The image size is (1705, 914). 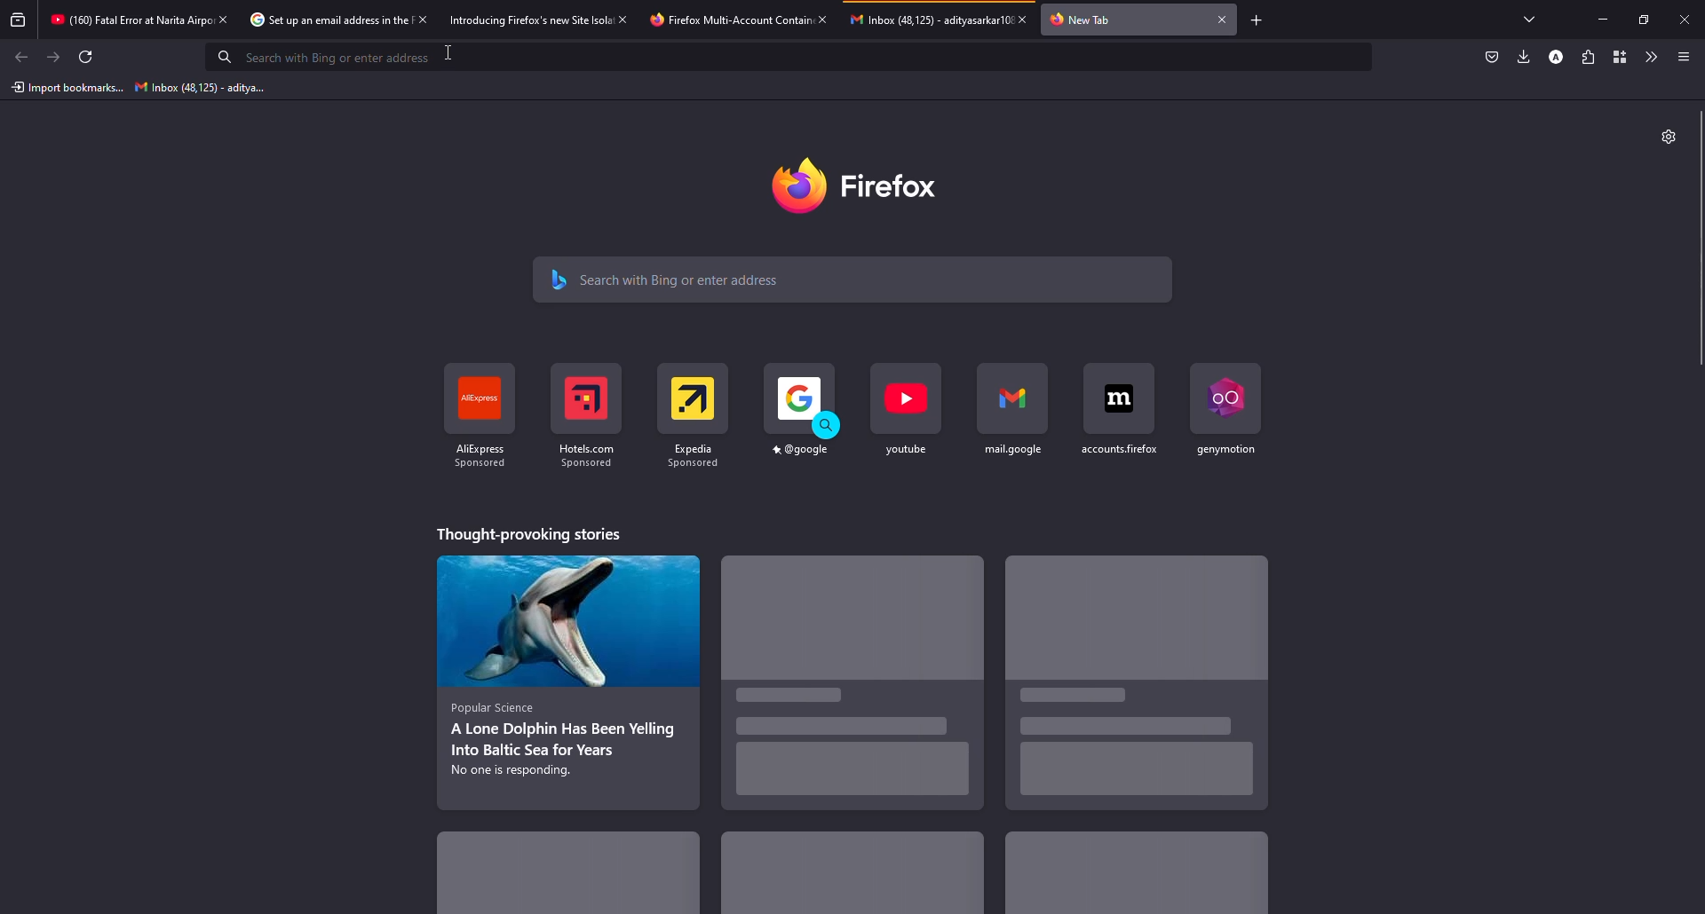 What do you see at coordinates (854, 689) in the screenshot?
I see `stories` at bounding box center [854, 689].